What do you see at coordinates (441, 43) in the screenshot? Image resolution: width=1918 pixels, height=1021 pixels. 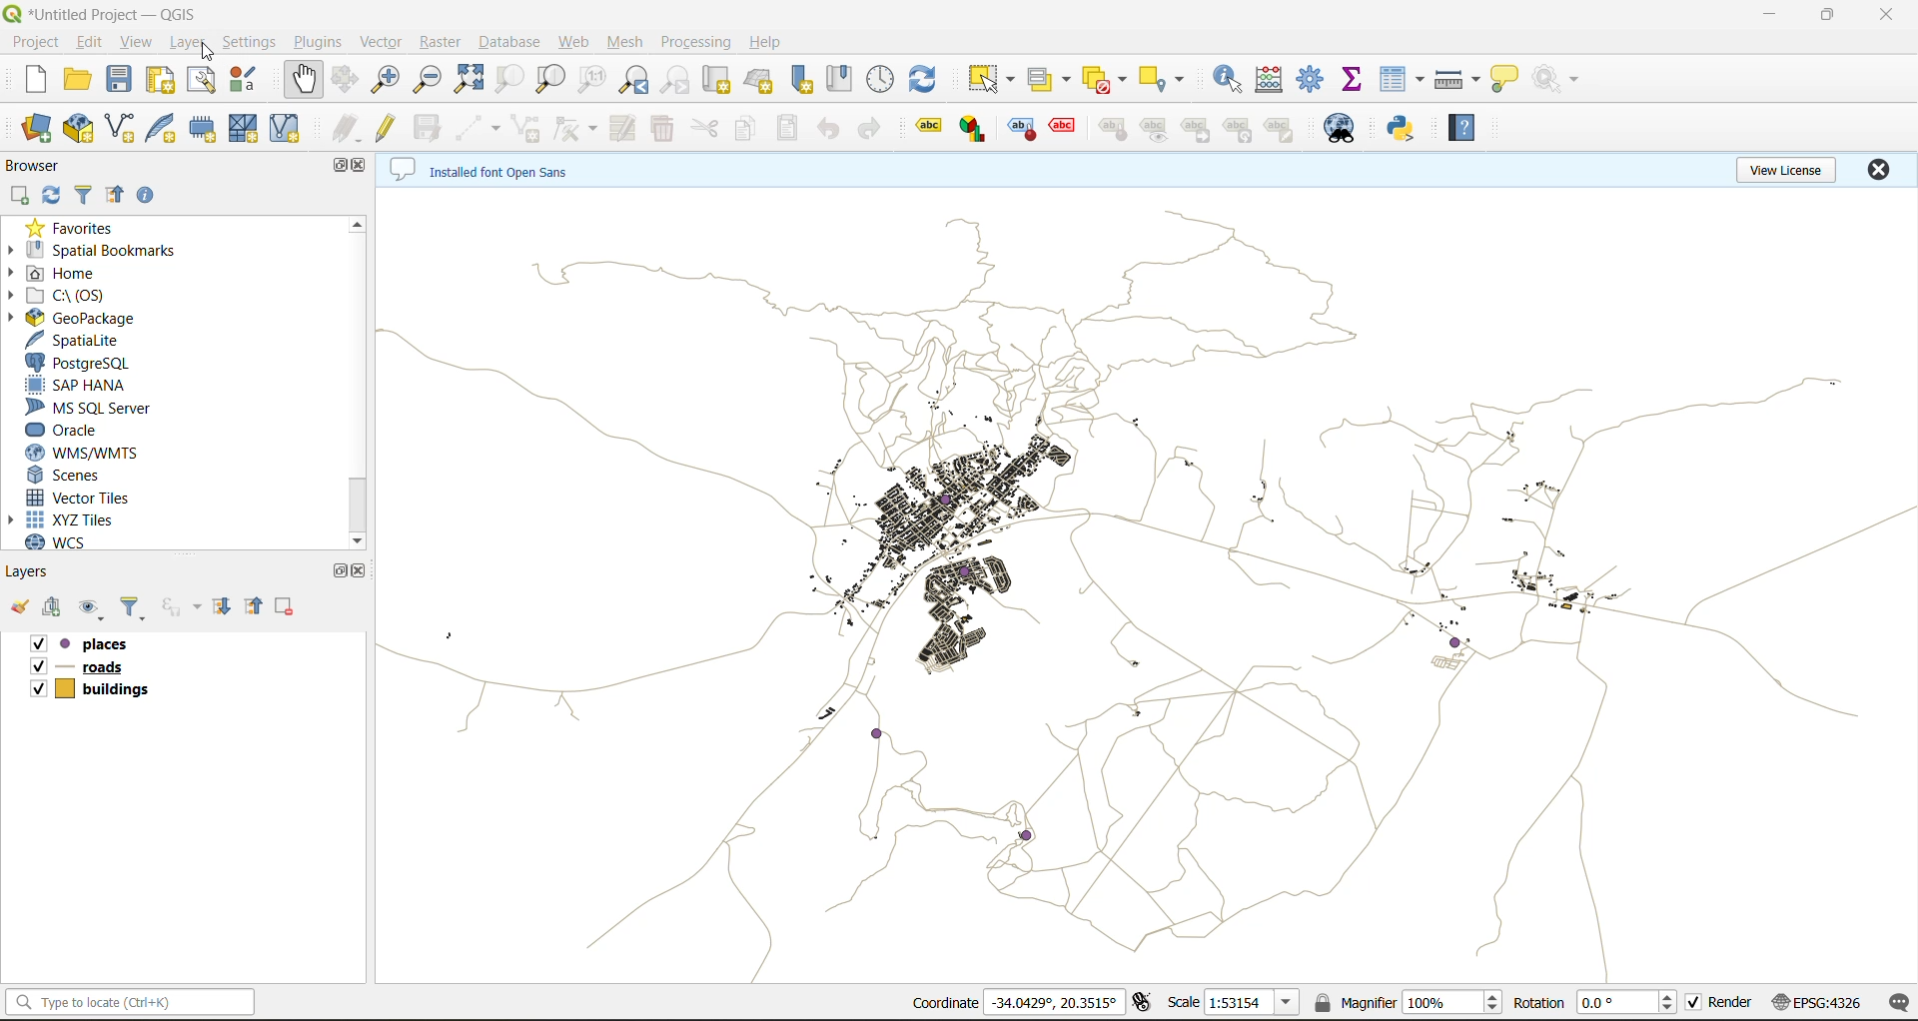 I see `raster` at bounding box center [441, 43].